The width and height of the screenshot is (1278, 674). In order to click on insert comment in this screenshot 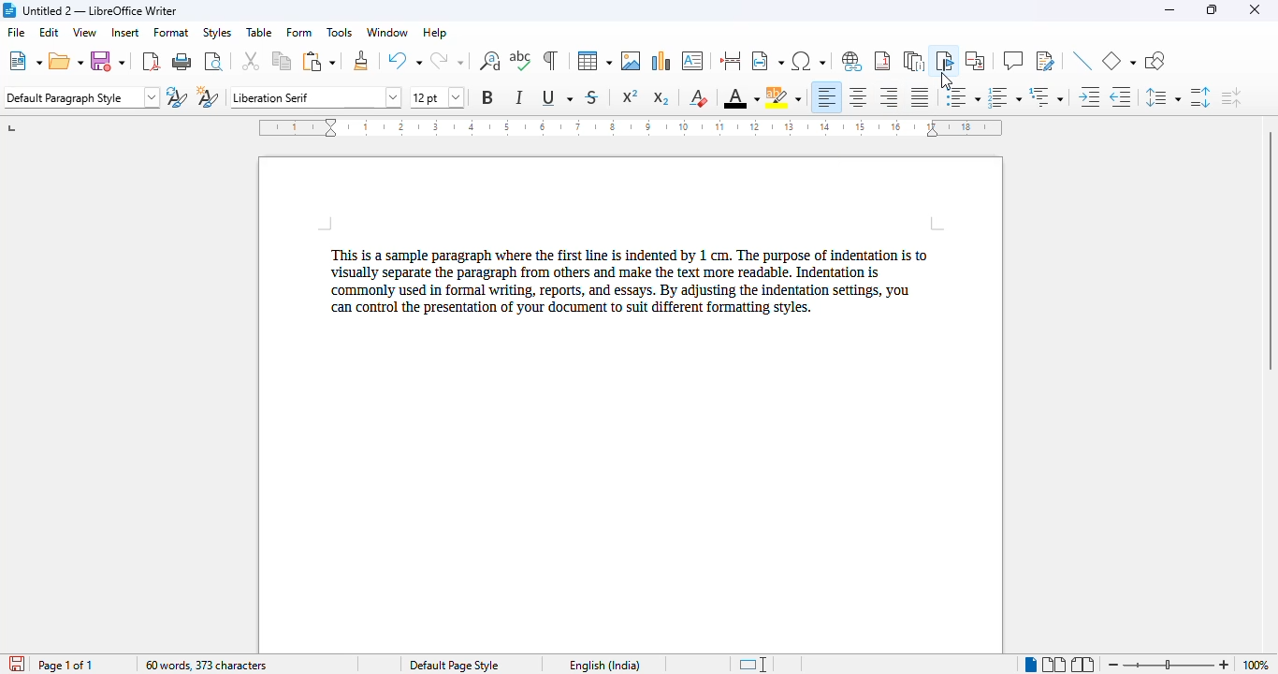, I will do `click(1013, 60)`.